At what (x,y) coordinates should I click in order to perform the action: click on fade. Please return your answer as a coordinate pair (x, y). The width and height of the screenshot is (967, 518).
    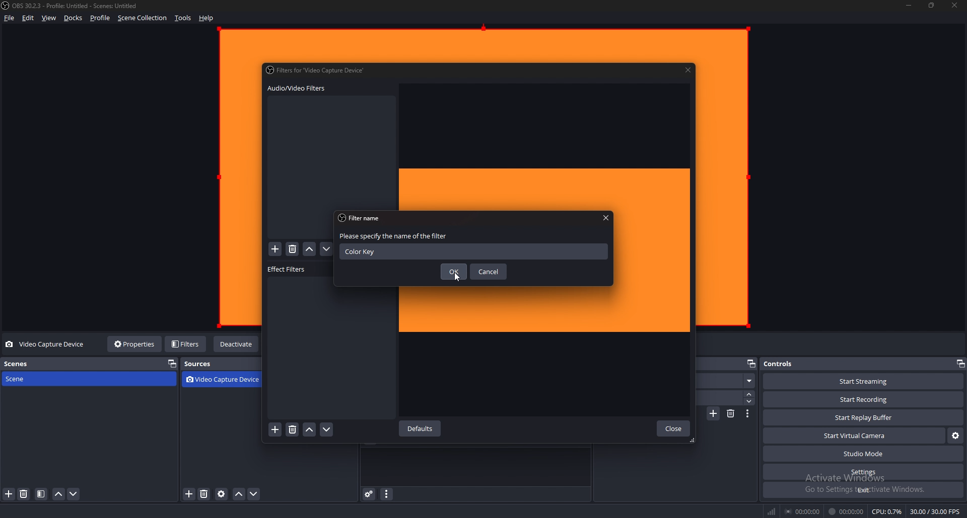
    Looking at the image, I should click on (729, 381).